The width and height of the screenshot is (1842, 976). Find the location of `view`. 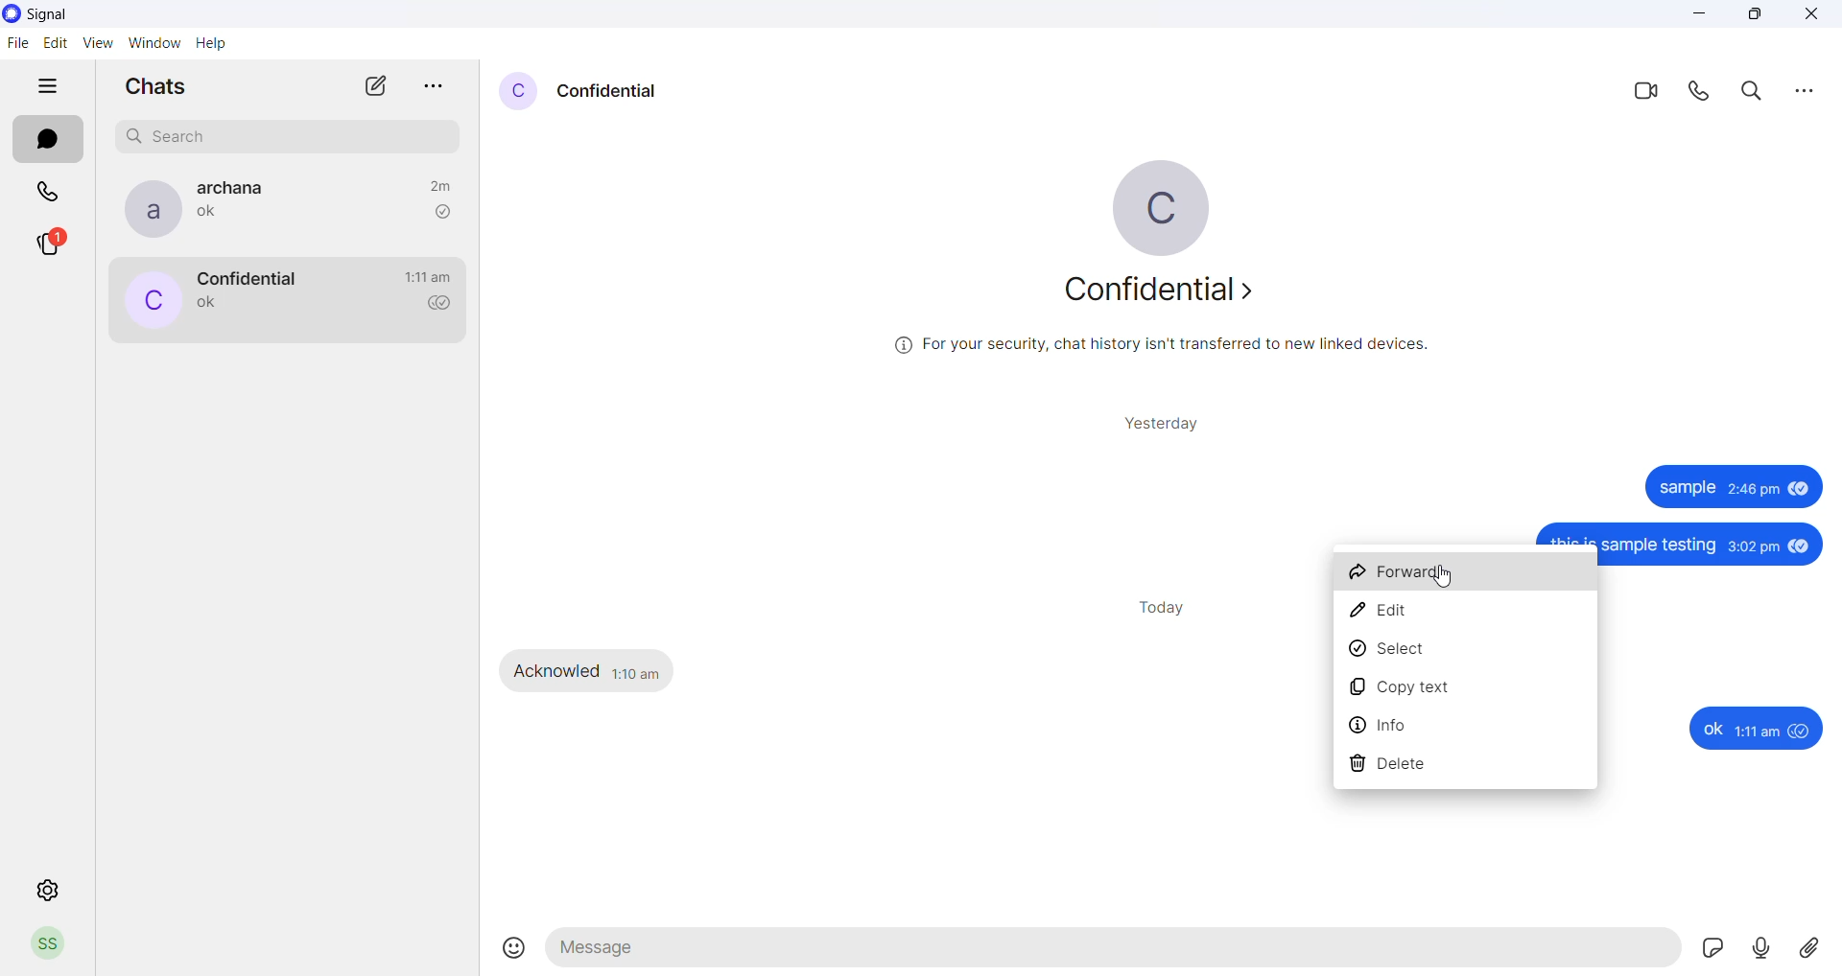

view is located at coordinates (100, 44).